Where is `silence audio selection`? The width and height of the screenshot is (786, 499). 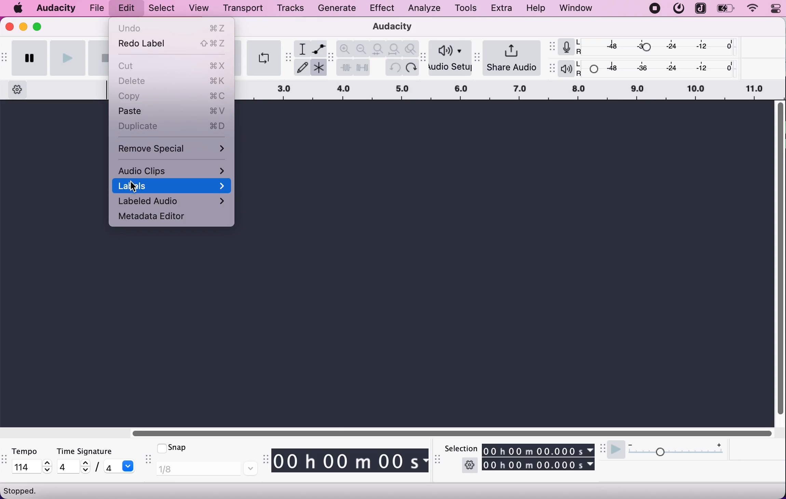
silence audio selection is located at coordinates (362, 67).